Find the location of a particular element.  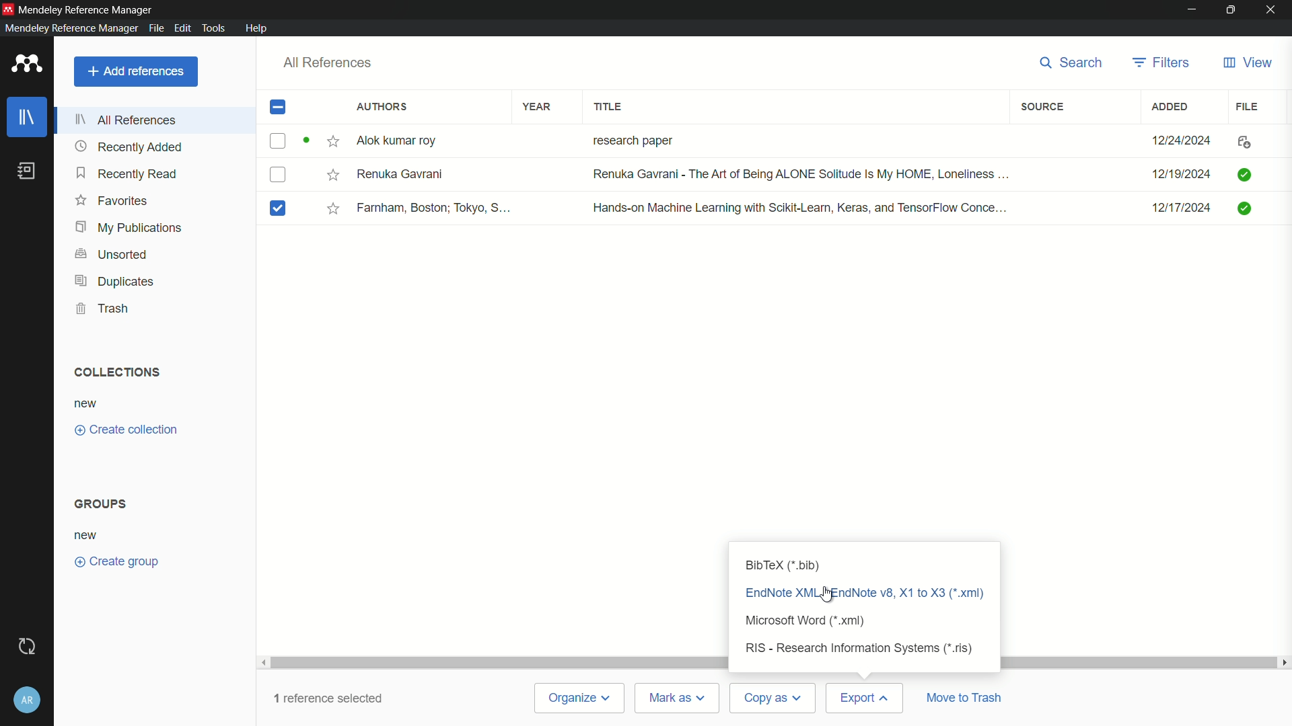

app icon is located at coordinates (28, 64).